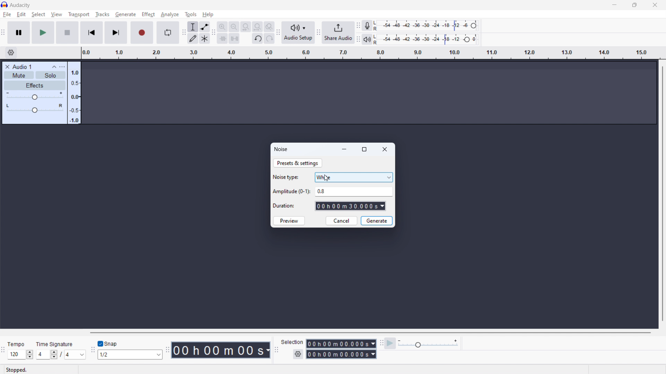  What do you see at coordinates (269, 26) in the screenshot?
I see `toggle zoom` at bounding box center [269, 26].